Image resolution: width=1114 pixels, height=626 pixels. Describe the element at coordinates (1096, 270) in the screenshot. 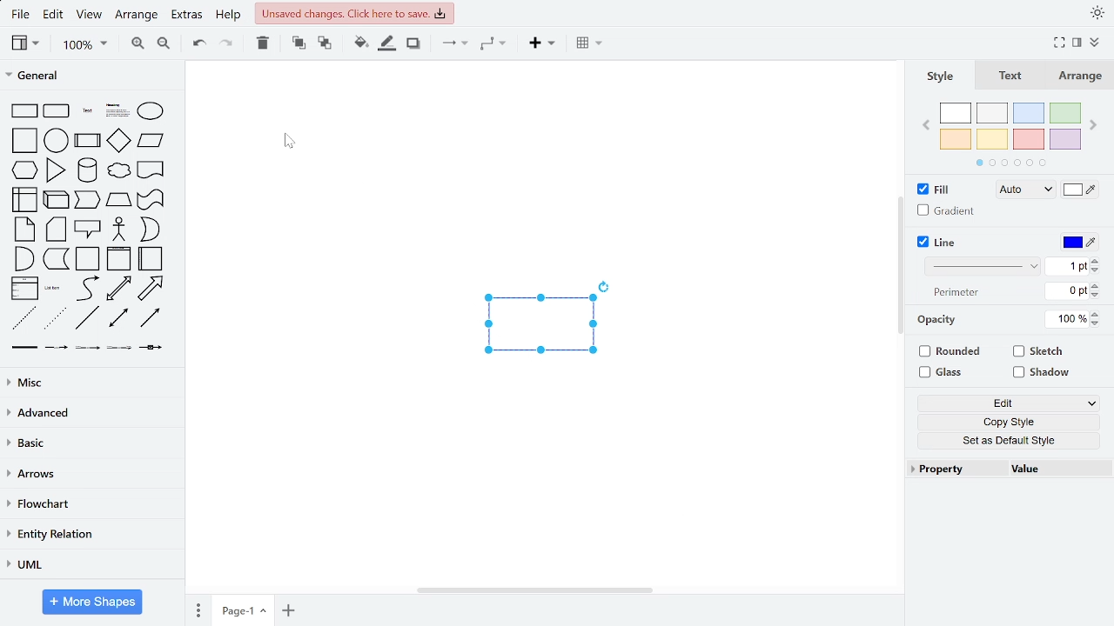

I see `decrease line width` at that location.